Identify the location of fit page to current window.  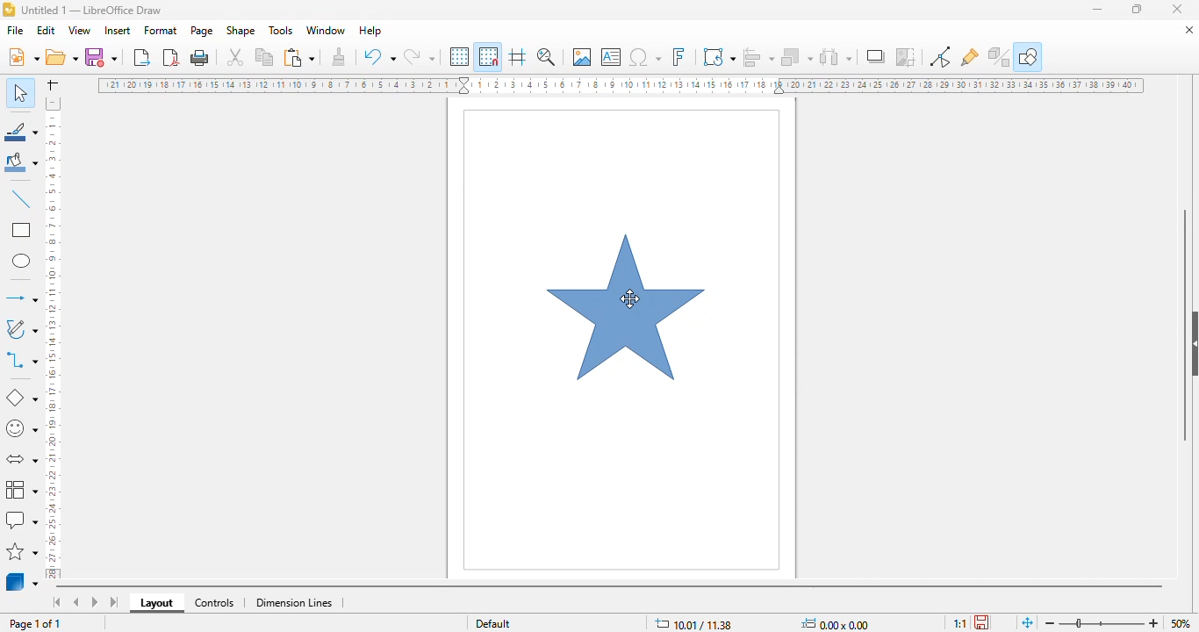
(1028, 622).